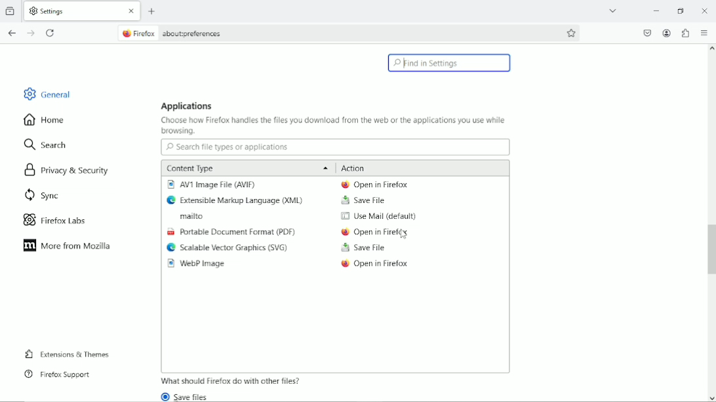 This screenshot has width=716, height=402. Describe the element at coordinates (50, 119) in the screenshot. I see `Home` at that location.